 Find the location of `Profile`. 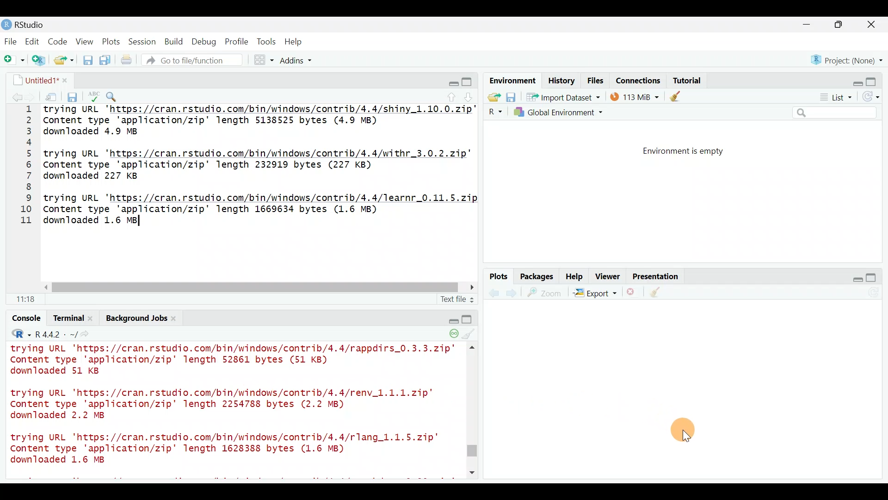

Profile is located at coordinates (236, 41).